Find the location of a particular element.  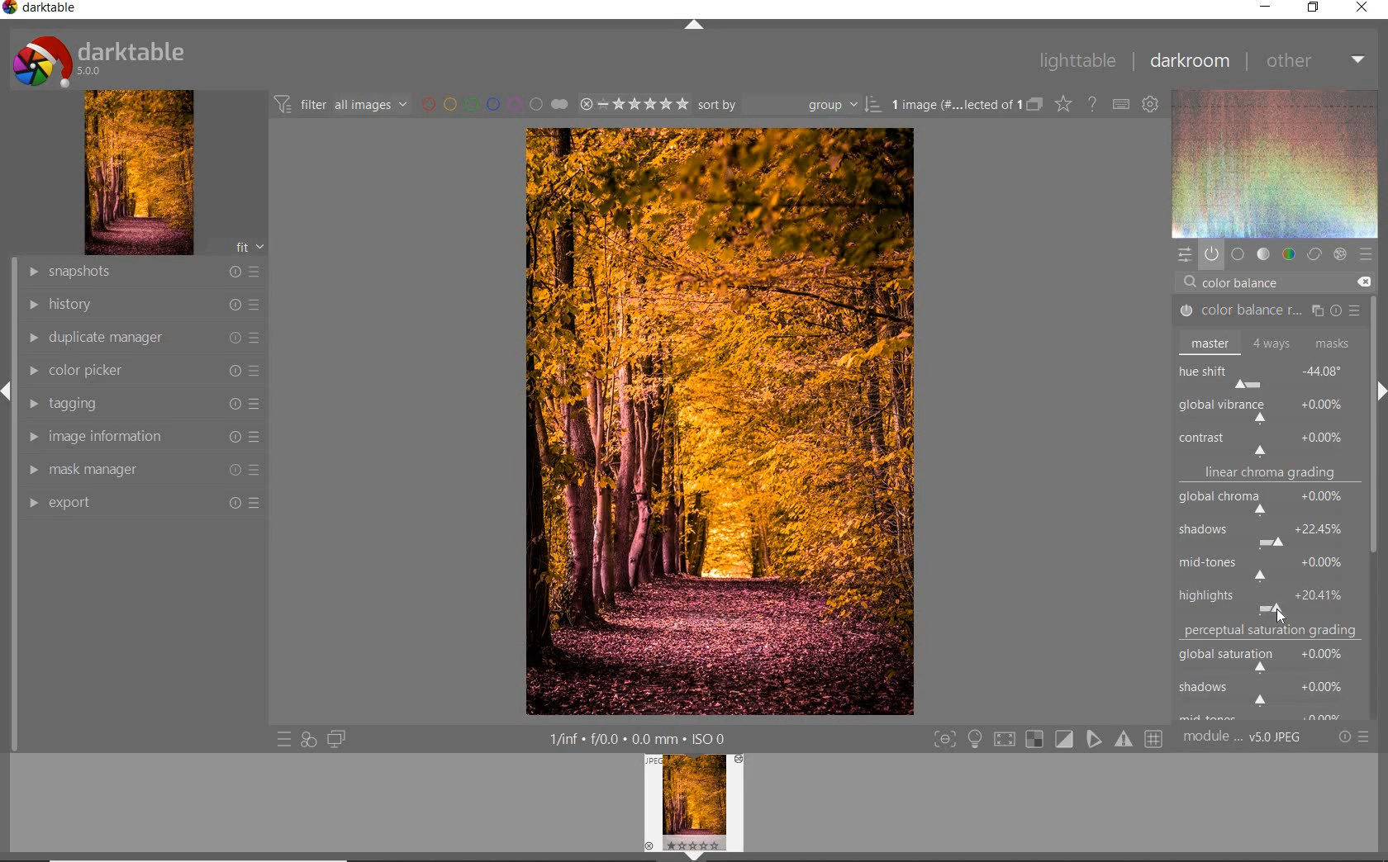

selected image range rating is located at coordinates (634, 105).